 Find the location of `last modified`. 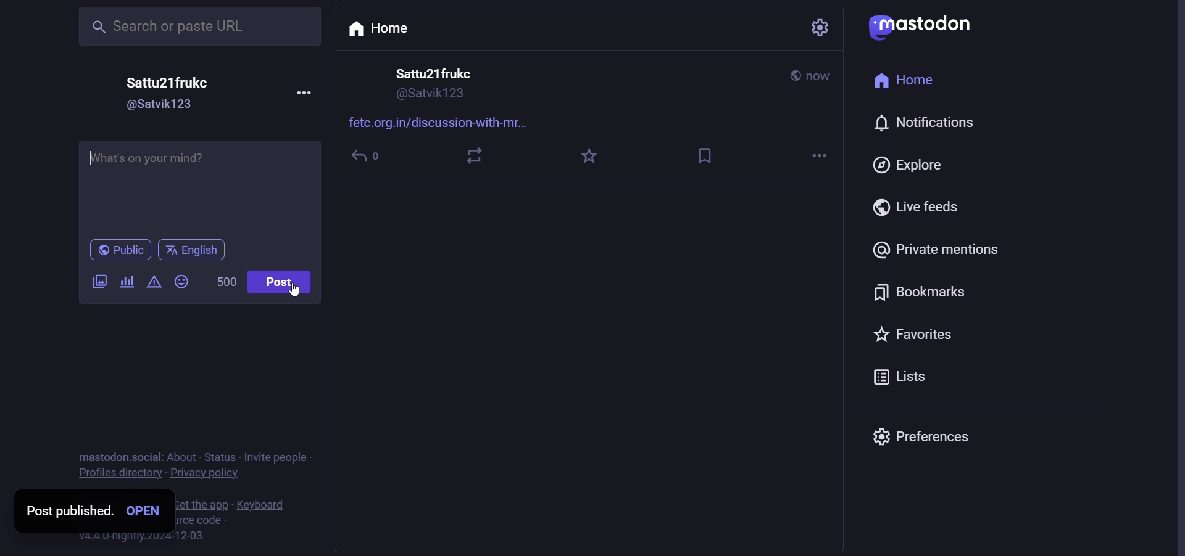

last modified is located at coordinates (824, 78).